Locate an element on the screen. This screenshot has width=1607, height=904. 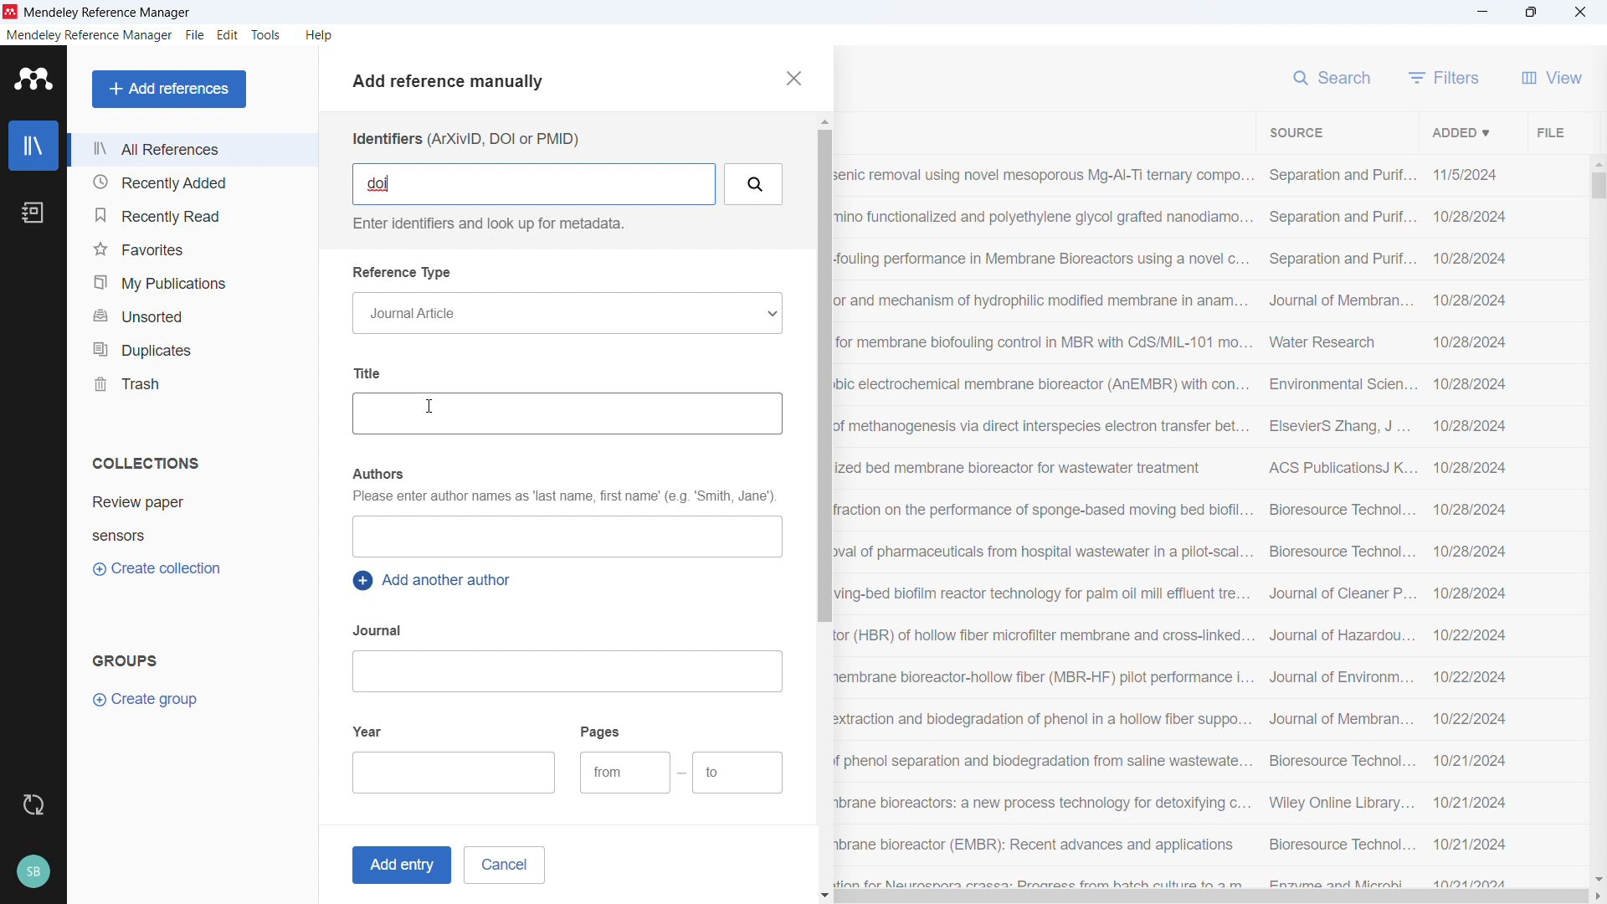
Add authors  is located at coordinates (566, 537).